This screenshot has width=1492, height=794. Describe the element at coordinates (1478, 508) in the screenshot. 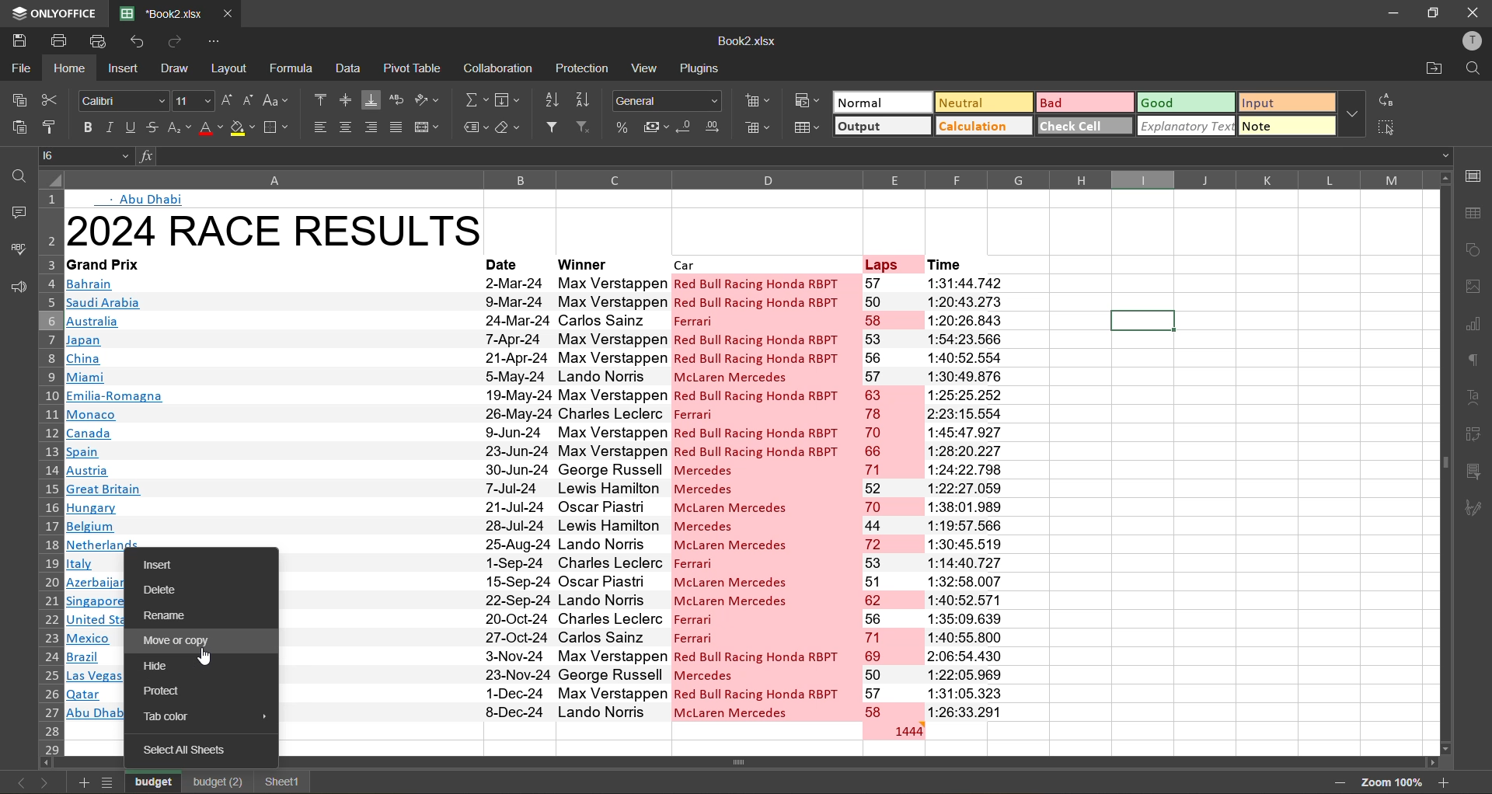

I see `signature` at that location.